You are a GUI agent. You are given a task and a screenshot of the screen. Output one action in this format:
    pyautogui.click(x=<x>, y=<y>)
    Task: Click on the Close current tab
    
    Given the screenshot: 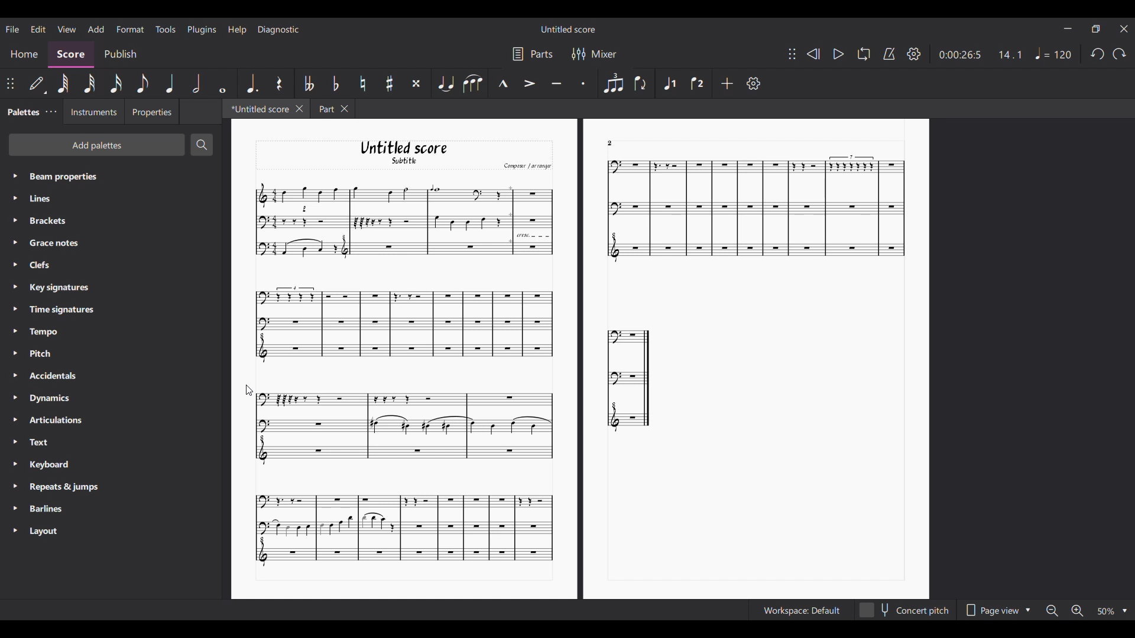 What is the action you would take?
    pyautogui.click(x=300, y=108)
    